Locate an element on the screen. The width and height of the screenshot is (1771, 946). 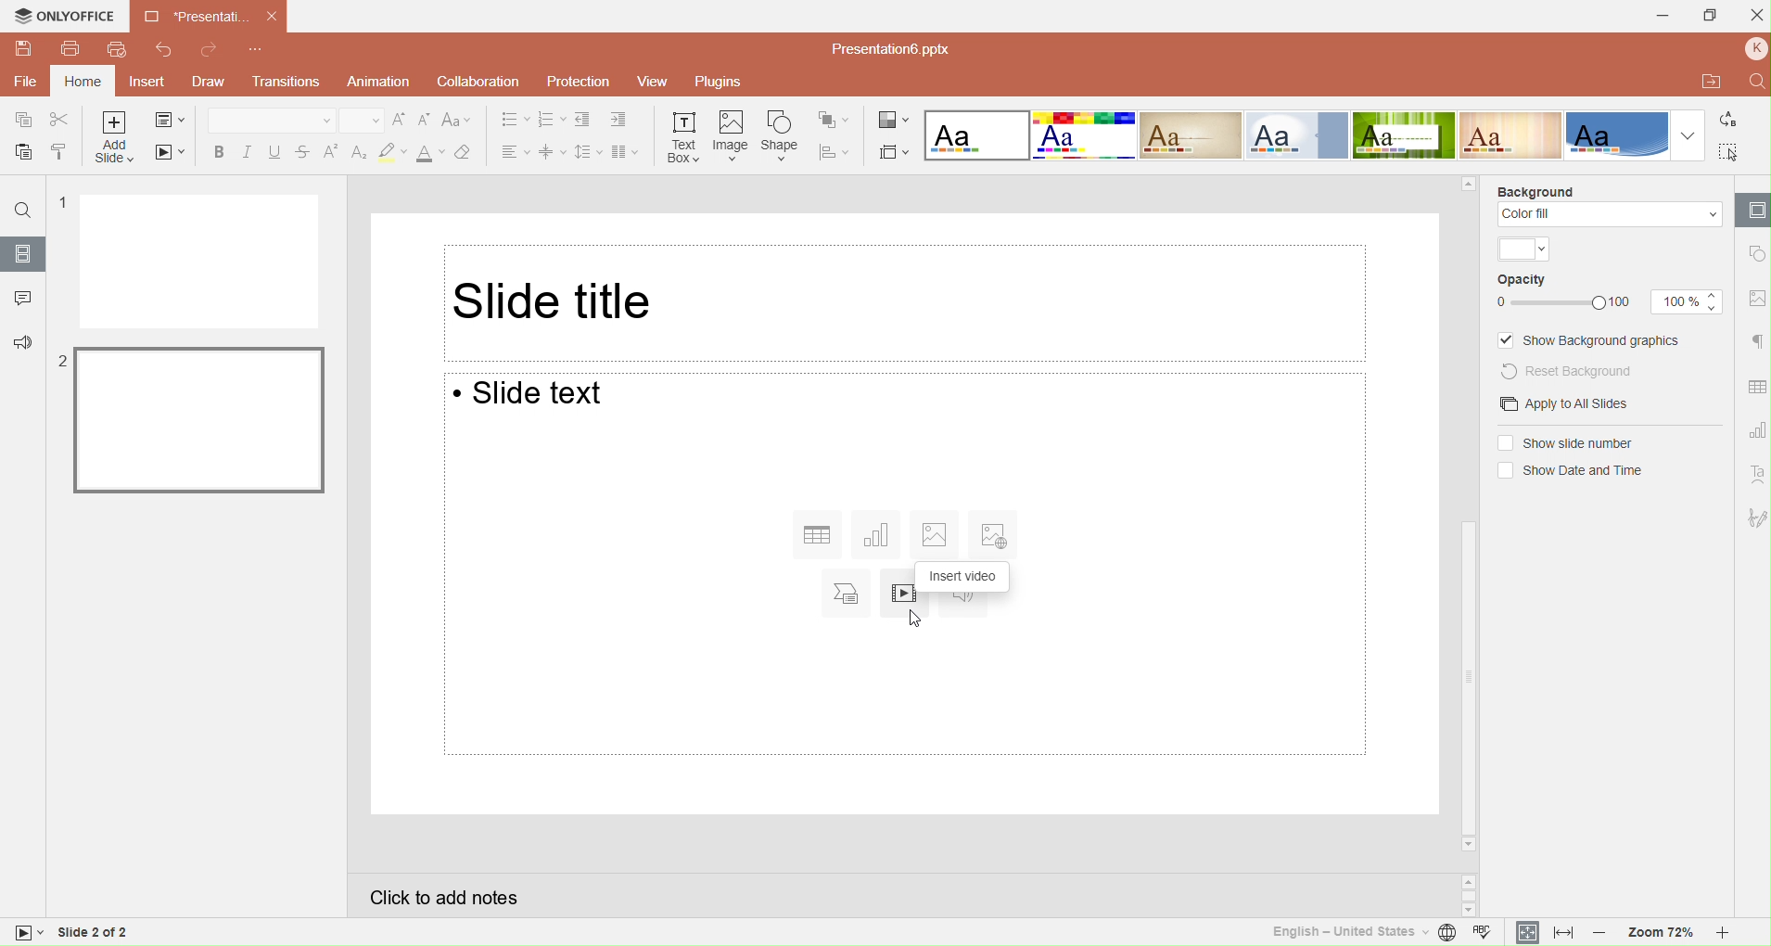
Insert columns is located at coordinates (626, 152).